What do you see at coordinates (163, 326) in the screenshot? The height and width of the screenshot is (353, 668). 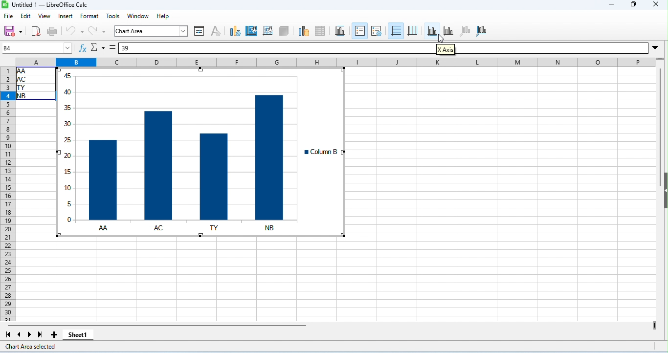 I see `horizonal scroll bar` at bounding box center [163, 326].